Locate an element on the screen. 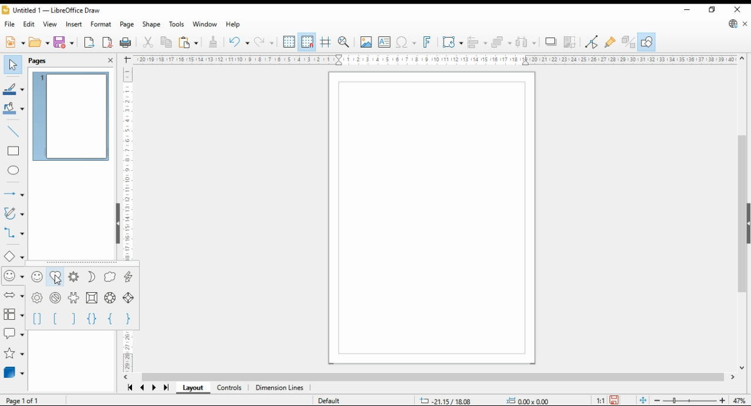 This screenshot has width=751, height=406. Default is located at coordinates (330, 398).